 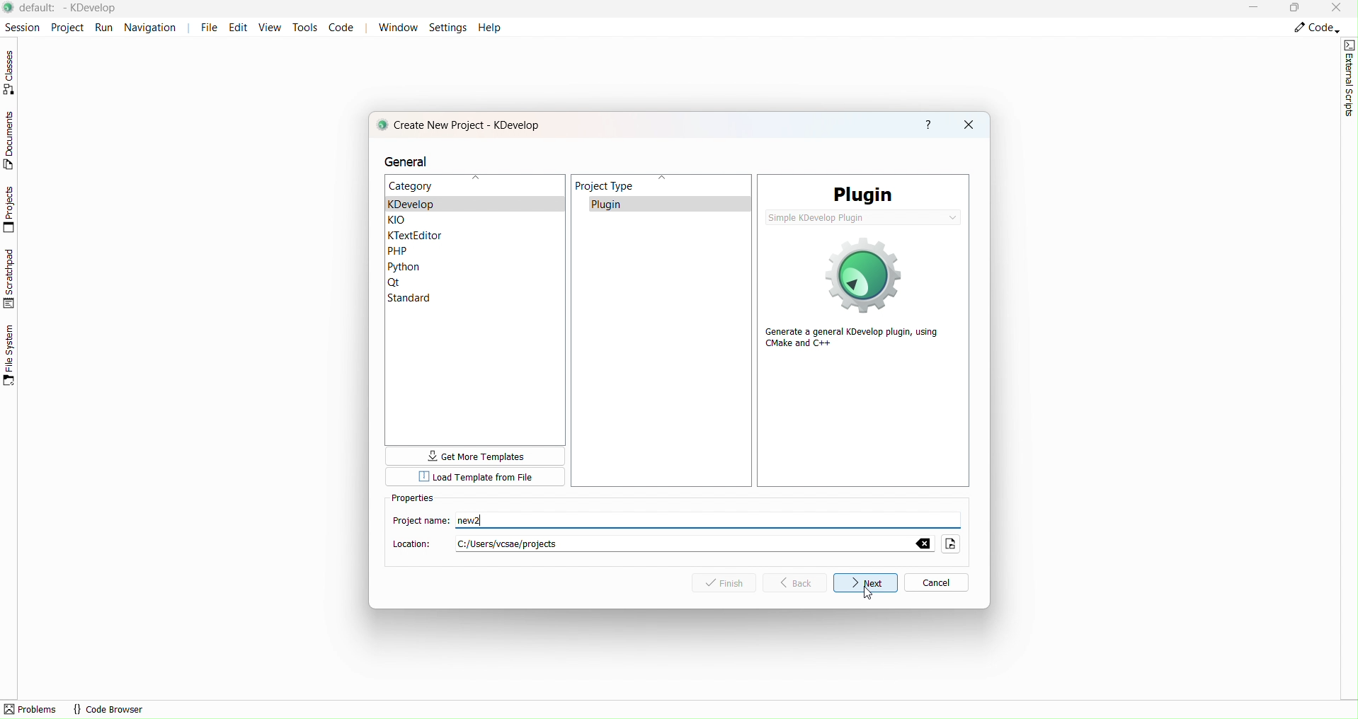 I want to click on Projects, so click(x=12, y=209).